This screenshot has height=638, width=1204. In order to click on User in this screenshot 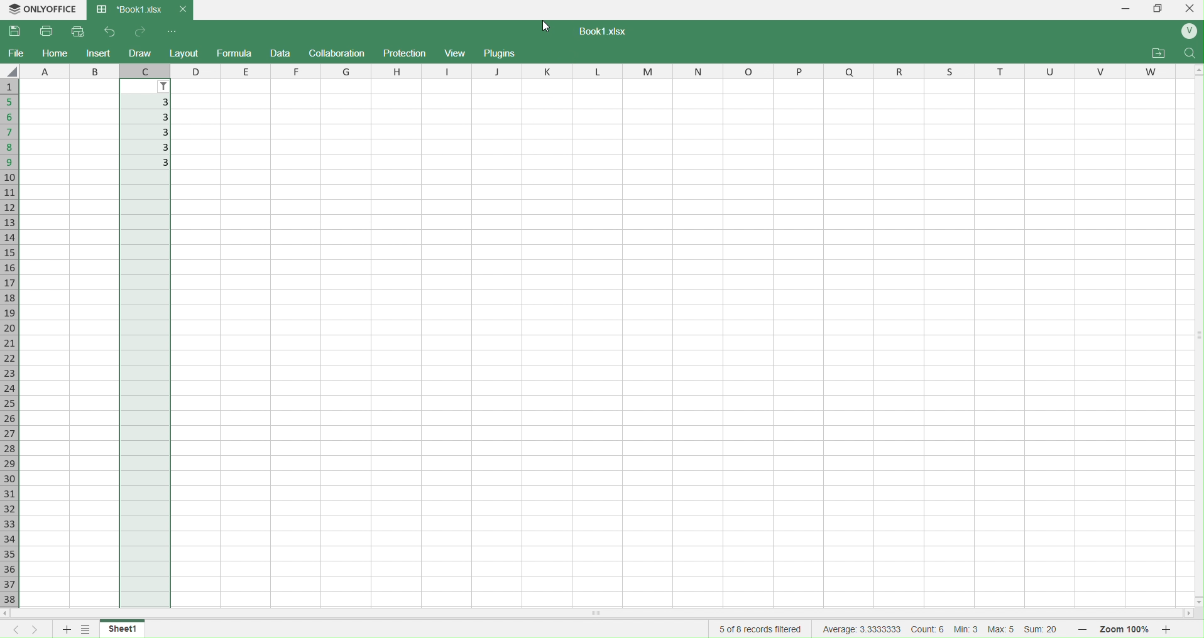, I will do `click(1188, 32)`.